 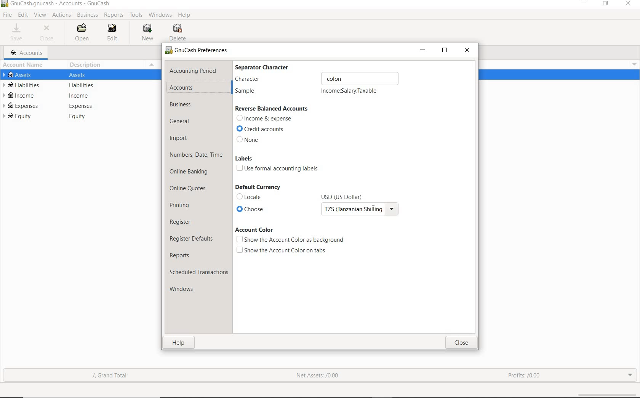 What do you see at coordinates (196, 156) in the screenshot?
I see `numbers, date, time` at bounding box center [196, 156].